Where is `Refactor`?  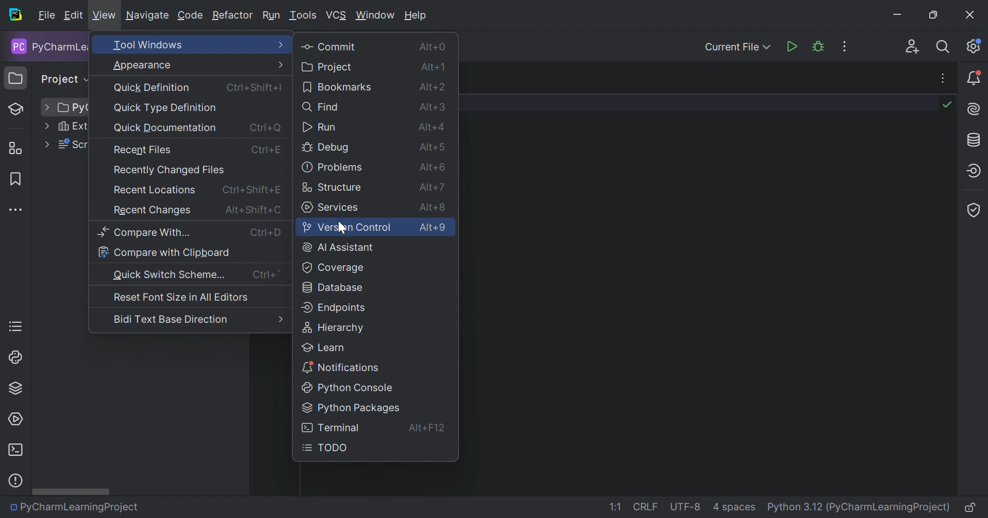
Refactor is located at coordinates (232, 16).